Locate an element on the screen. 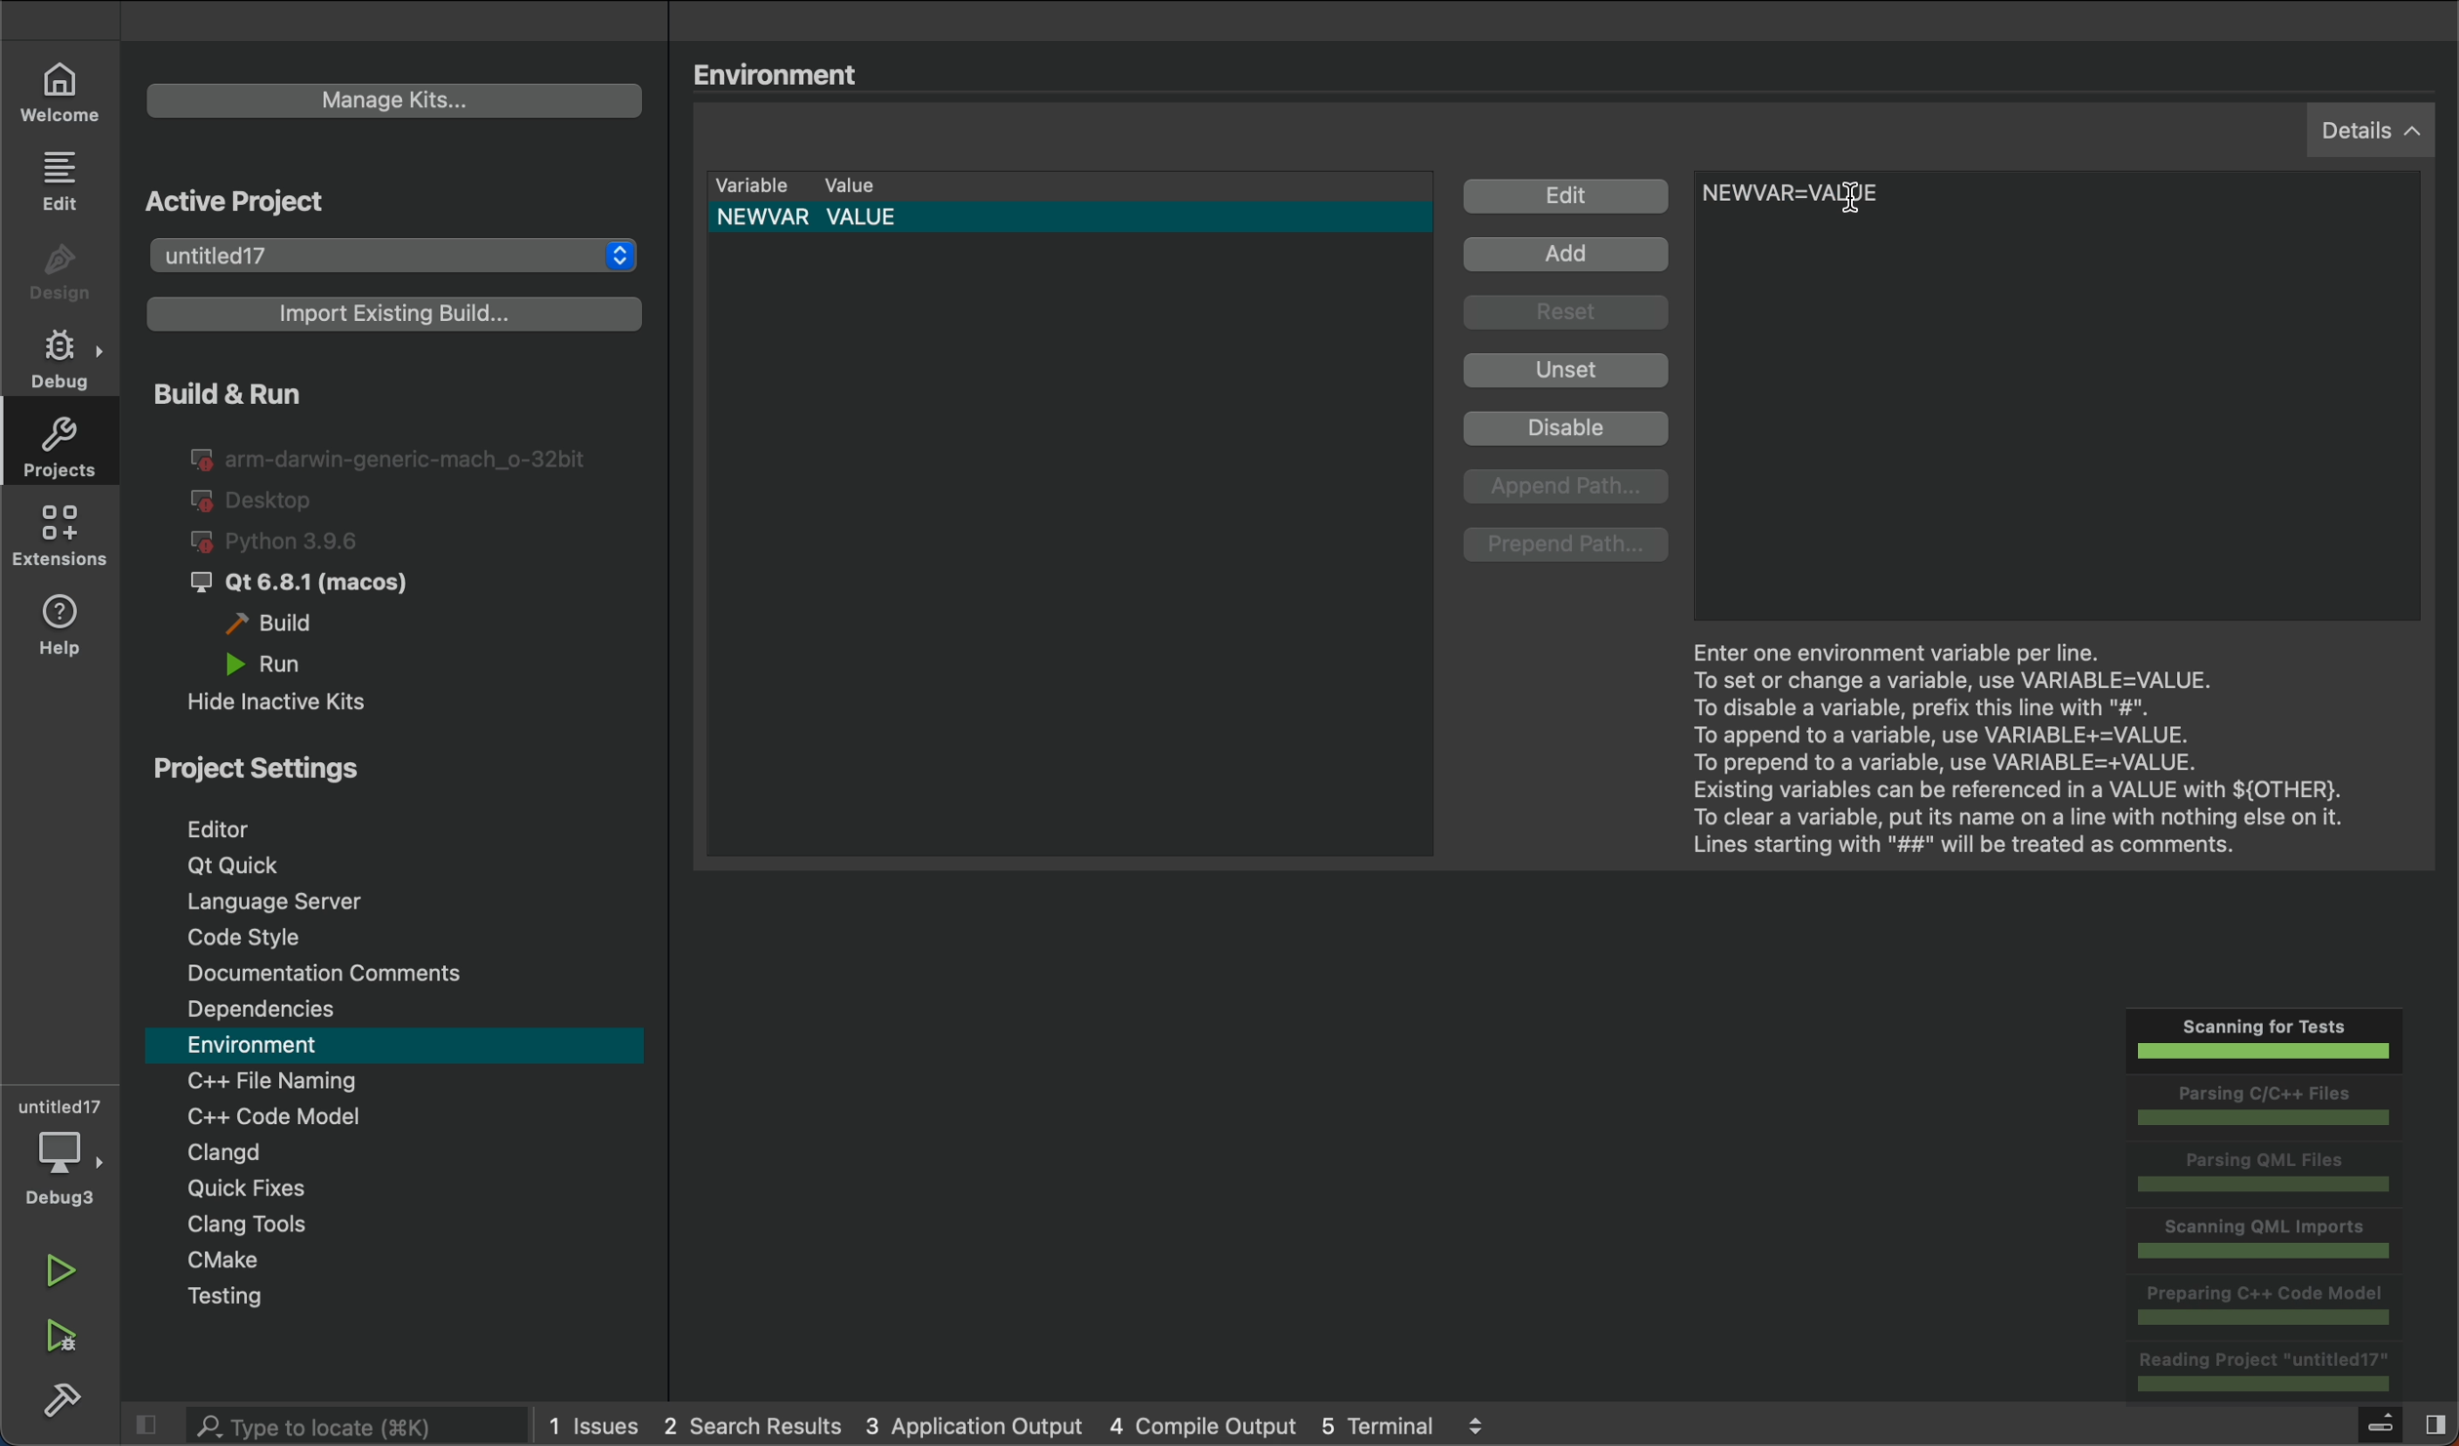 Image resolution: width=2459 pixels, height=1446 pixels. Environment is located at coordinates (790, 70).